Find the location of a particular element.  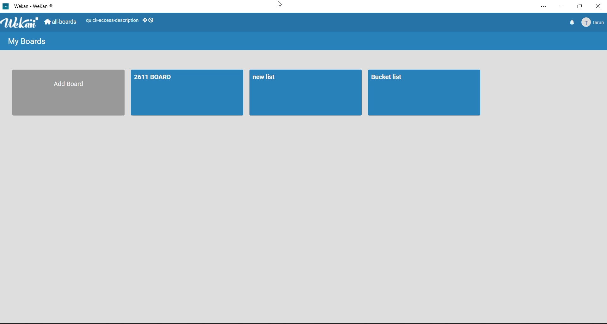

notifications is located at coordinates (571, 22).